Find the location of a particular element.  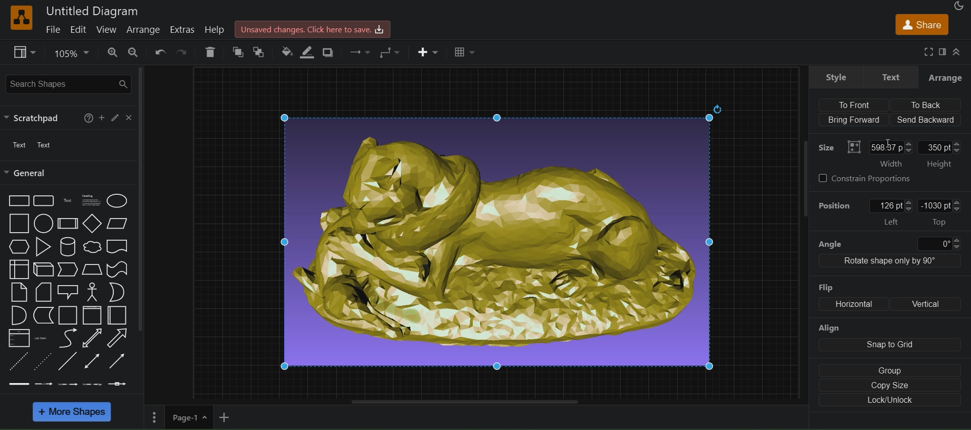

view is located at coordinates (105, 30).